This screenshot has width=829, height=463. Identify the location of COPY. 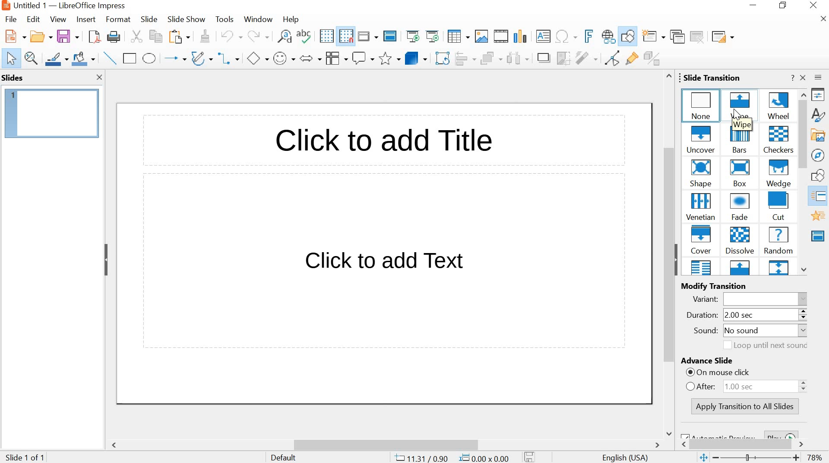
(158, 38).